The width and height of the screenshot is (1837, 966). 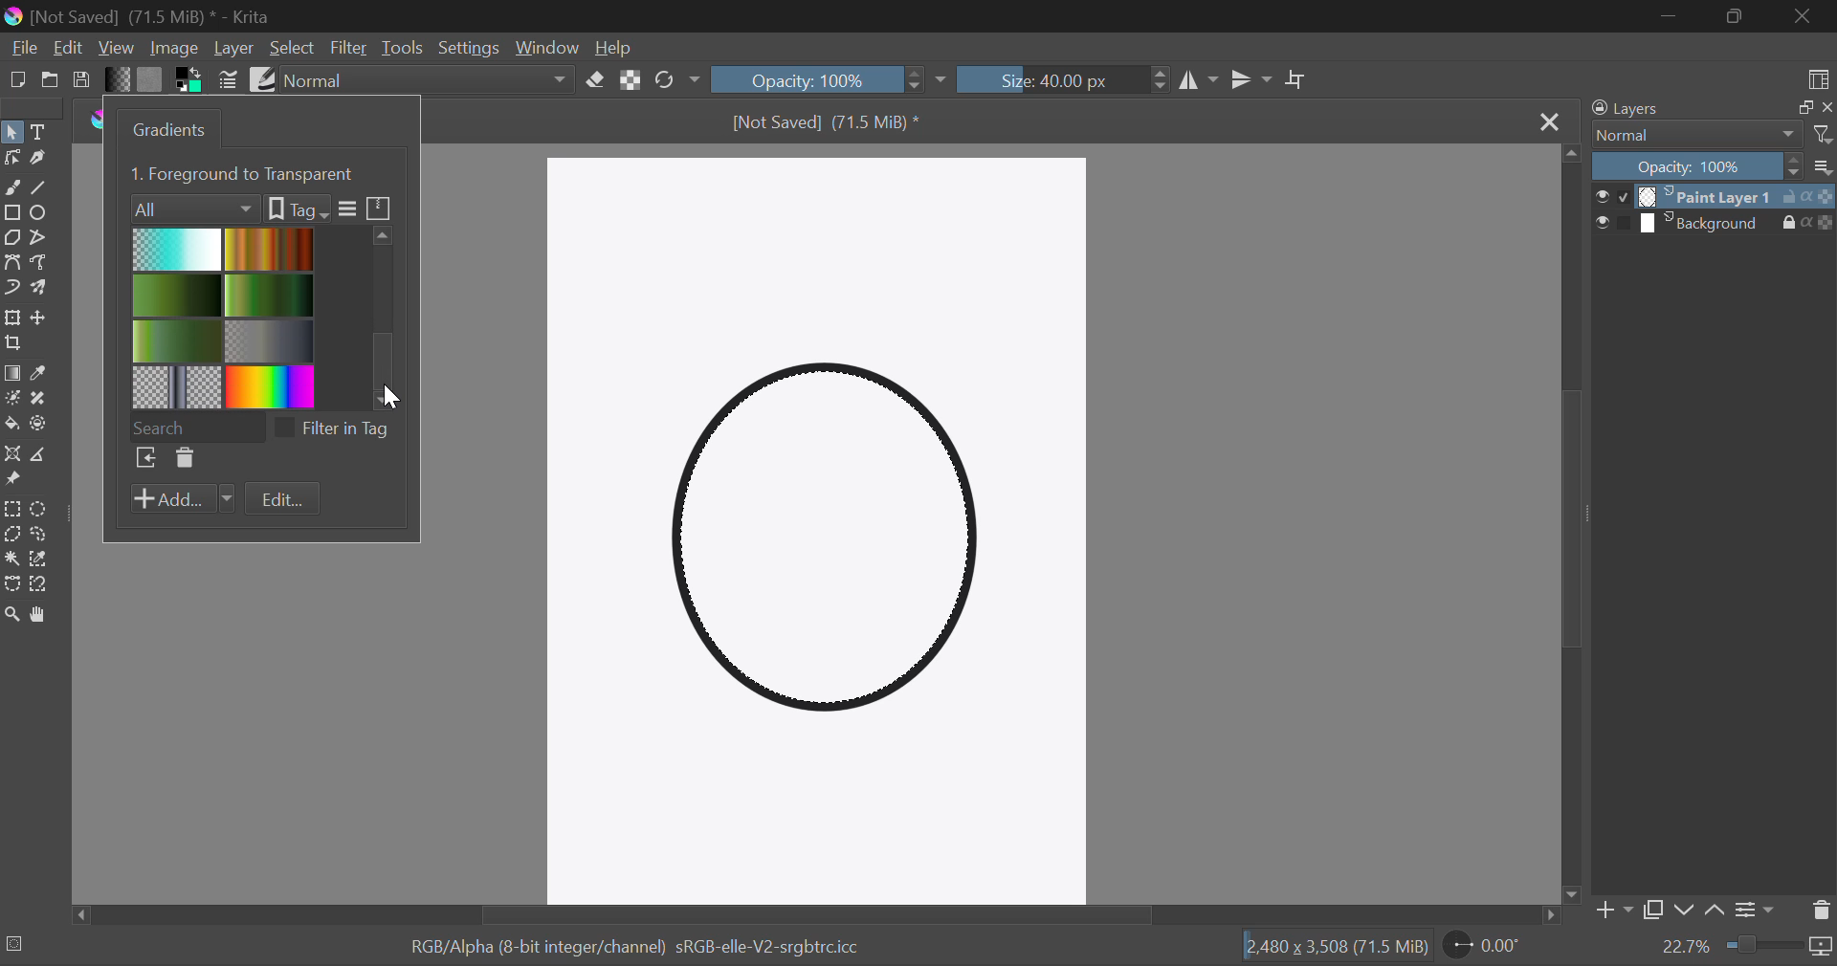 I want to click on Vertical Mirror Flip, so click(x=1200, y=80).